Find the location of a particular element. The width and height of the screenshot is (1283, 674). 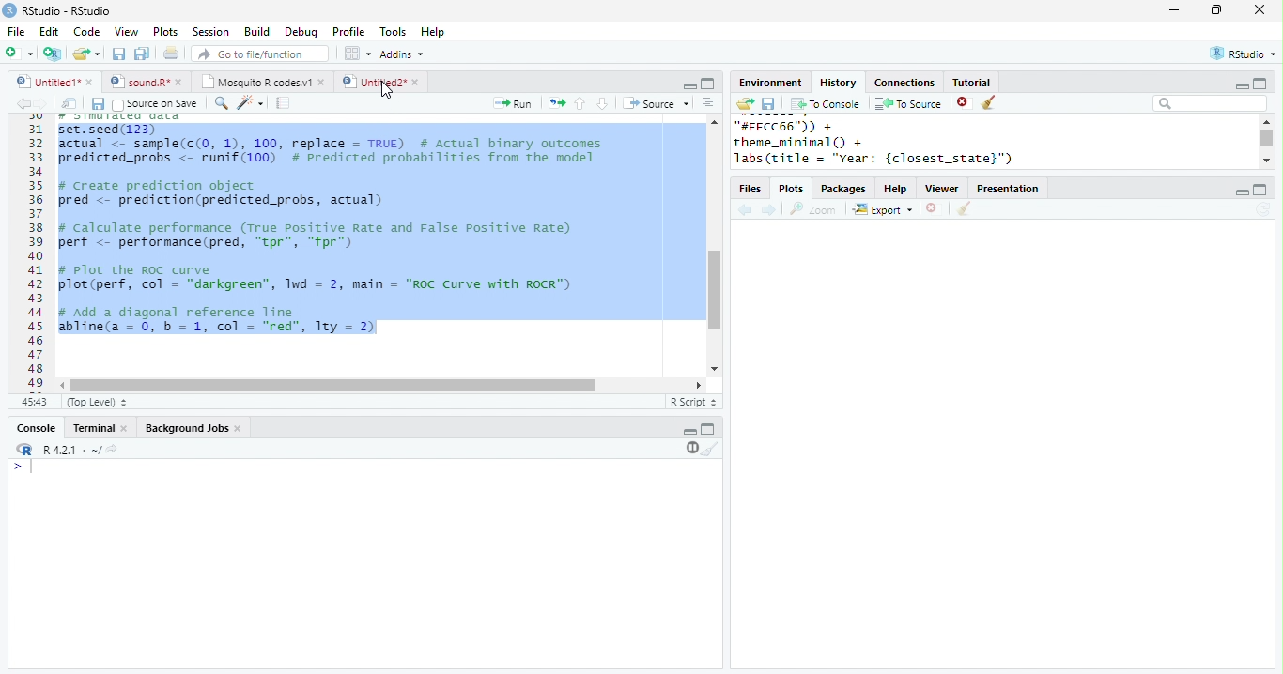

"#FFCC66")) +theme_minimal() +labs(title = "year: {closest_state}") is located at coordinates (897, 143).